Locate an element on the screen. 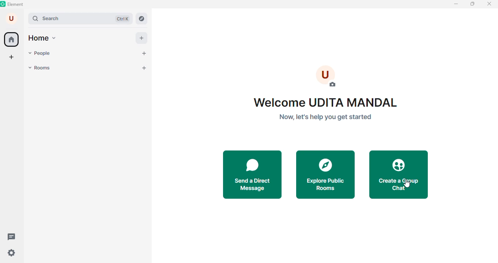  people is located at coordinates (41, 54).